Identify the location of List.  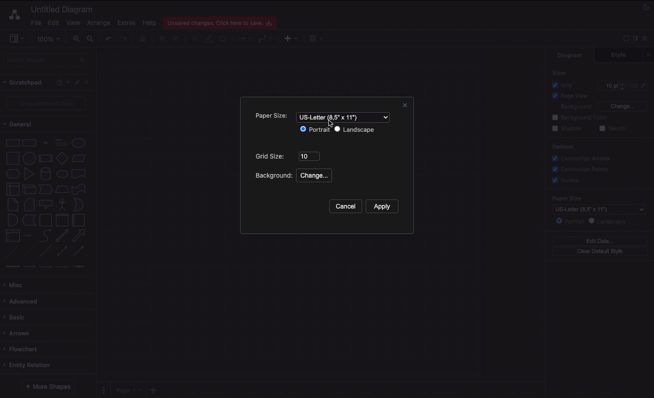
(12, 236).